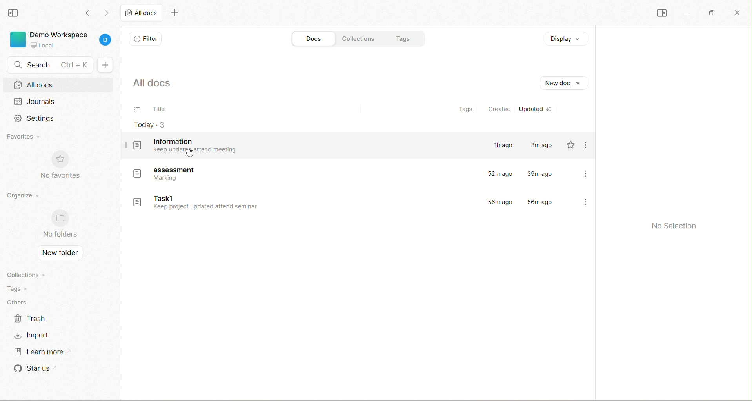  Describe the element at coordinates (193, 175) in the screenshot. I see `document` at that location.